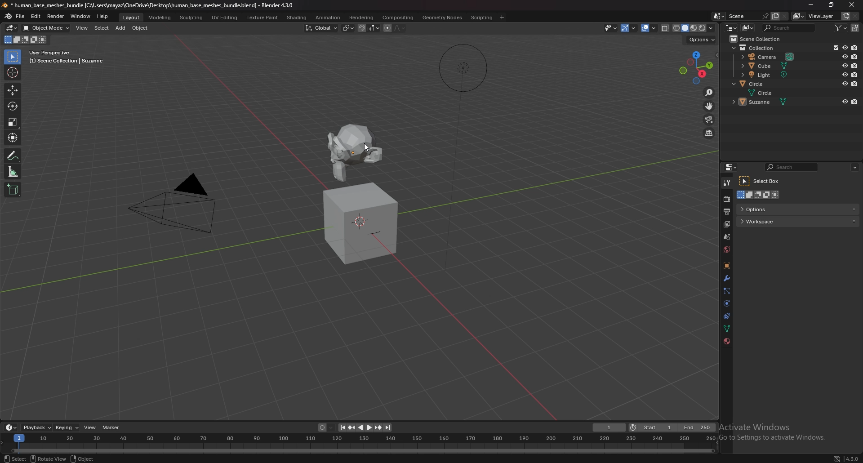  Describe the element at coordinates (12, 28) in the screenshot. I see `editor type` at that location.